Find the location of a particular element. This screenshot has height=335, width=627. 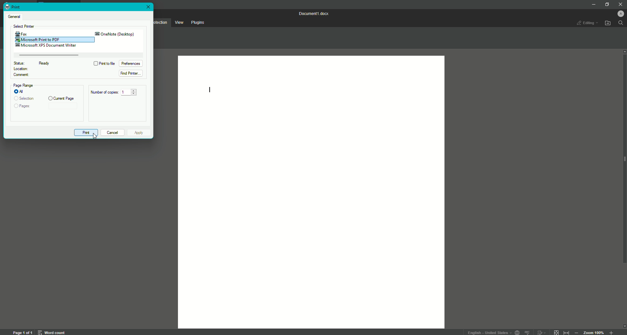

Fax is located at coordinates (21, 33).